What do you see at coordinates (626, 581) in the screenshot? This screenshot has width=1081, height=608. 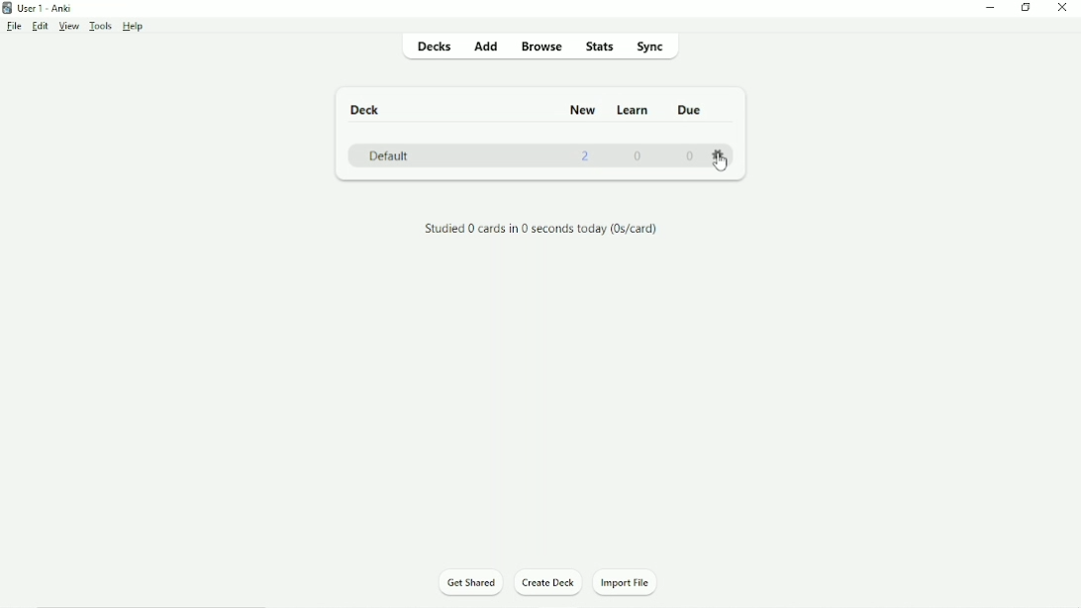 I see `Import File` at bounding box center [626, 581].